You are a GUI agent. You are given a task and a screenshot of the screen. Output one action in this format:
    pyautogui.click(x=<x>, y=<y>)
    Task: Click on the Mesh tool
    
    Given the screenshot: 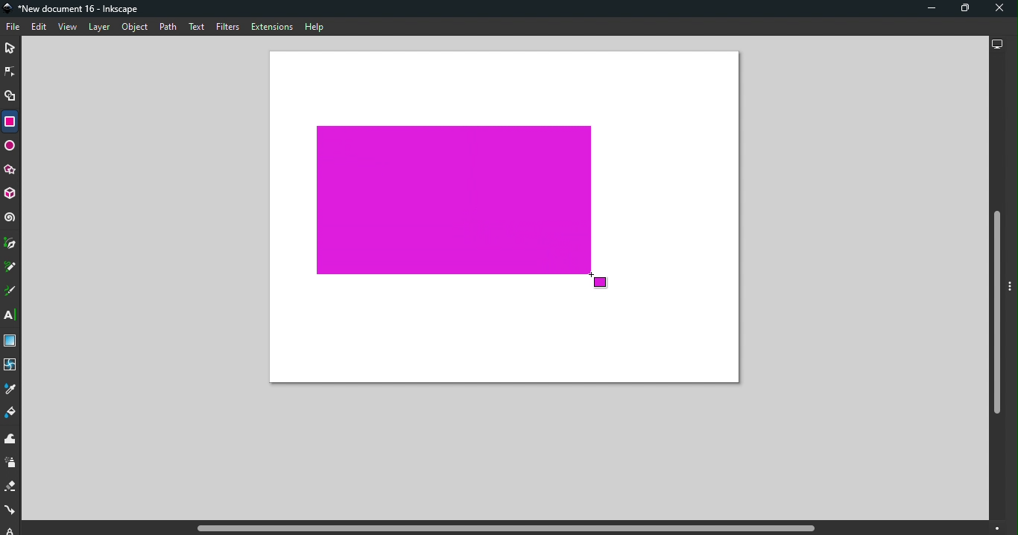 What is the action you would take?
    pyautogui.click(x=11, y=366)
    